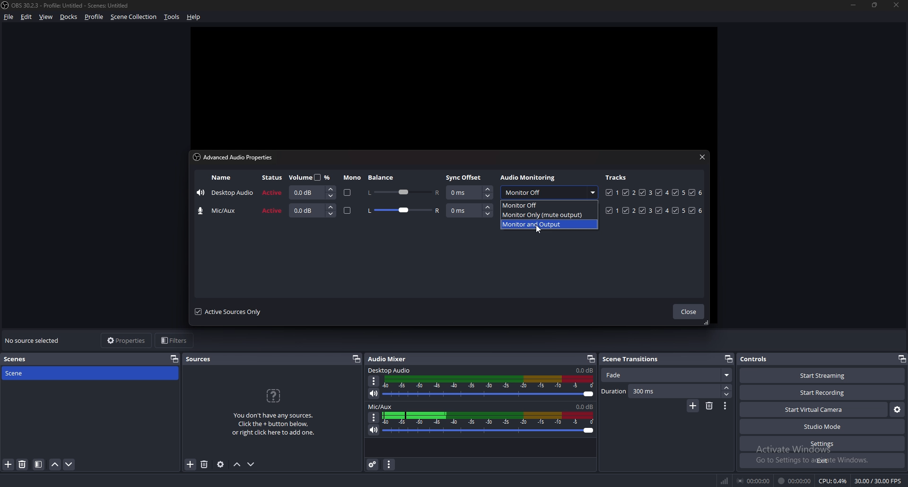  What do you see at coordinates (311, 192) in the screenshot?
I see `volume input` at bounding box center [311, 192].